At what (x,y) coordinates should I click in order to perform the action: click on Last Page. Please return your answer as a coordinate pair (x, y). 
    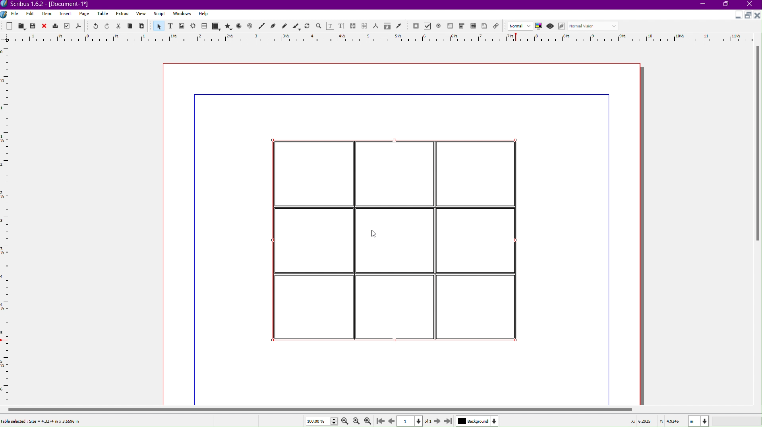
    Looking at the image, I should click on (449, 421).